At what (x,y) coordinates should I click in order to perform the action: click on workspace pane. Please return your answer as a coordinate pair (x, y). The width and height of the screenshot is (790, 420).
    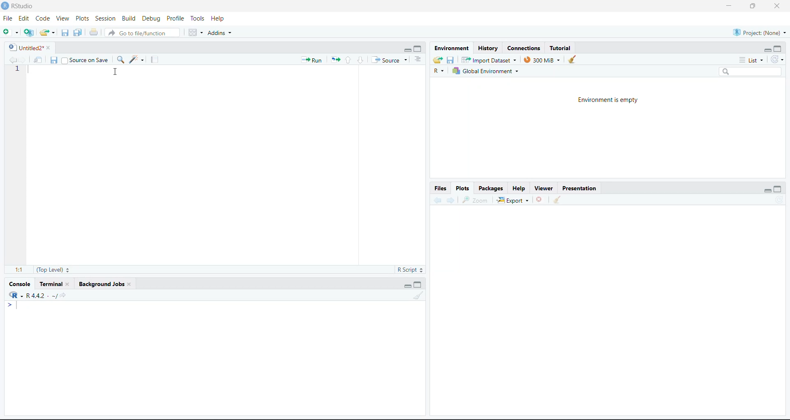
    Looking at the image, I should click on (195, 32).